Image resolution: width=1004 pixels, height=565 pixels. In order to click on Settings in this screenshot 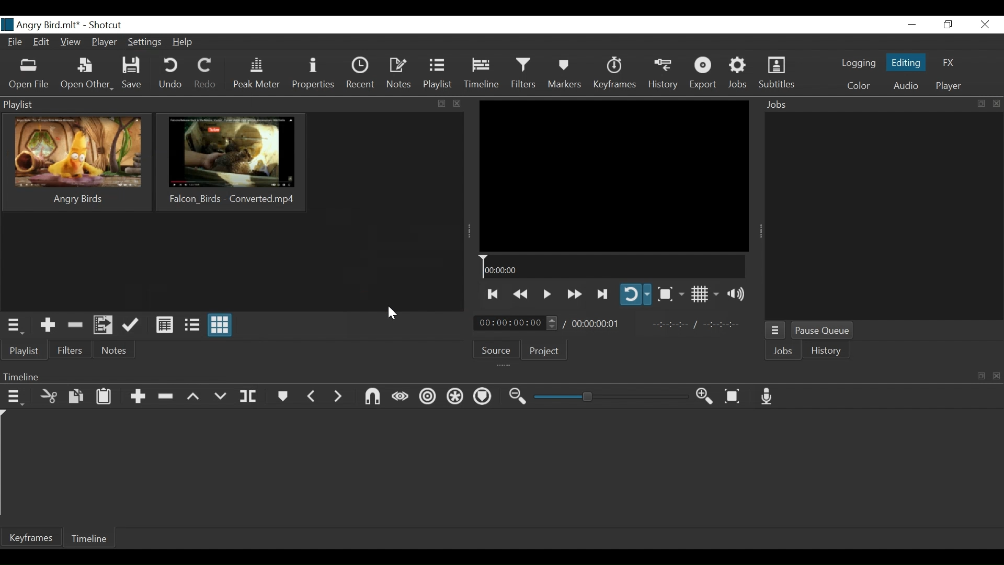, I will do `click(145, 41)`.